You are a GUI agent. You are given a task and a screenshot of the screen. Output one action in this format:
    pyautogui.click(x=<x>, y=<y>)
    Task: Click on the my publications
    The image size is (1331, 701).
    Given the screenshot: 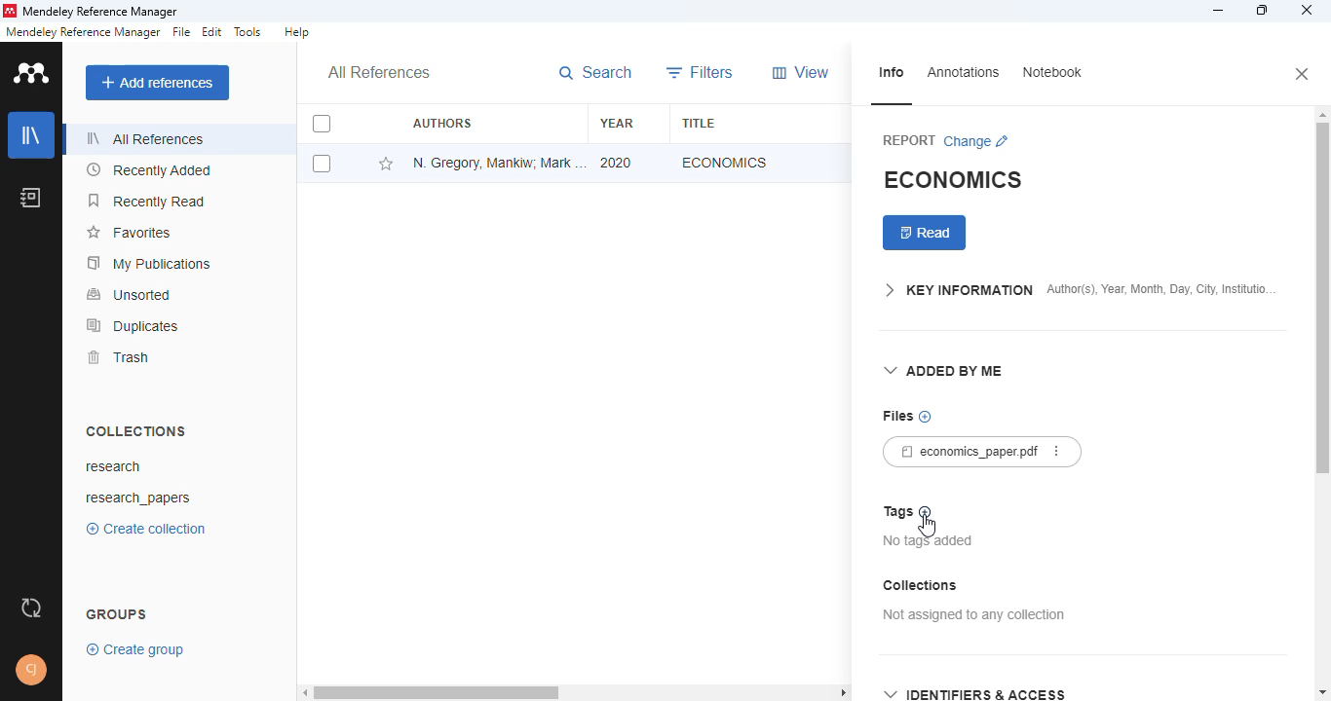 What is the action you would take?
    pyautogui.click(x=149, y=264)
    